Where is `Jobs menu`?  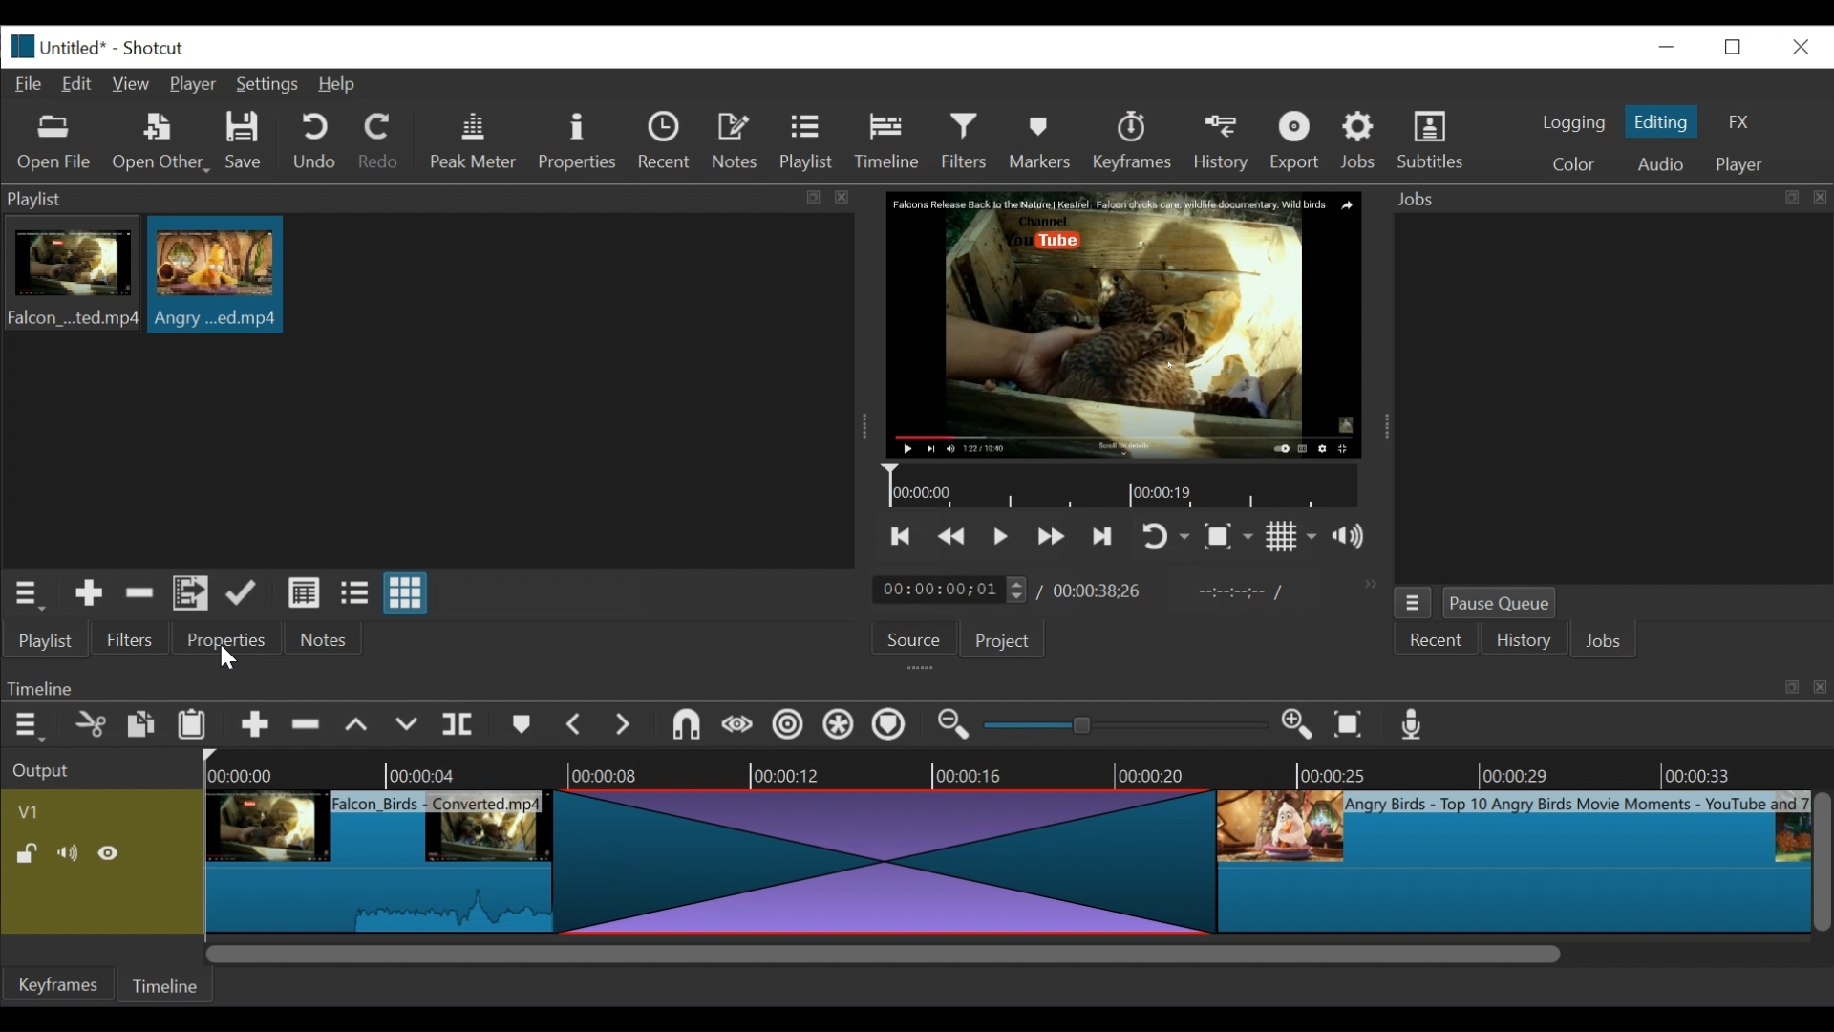
Jobs menu is located at coordinates (1598, 197).